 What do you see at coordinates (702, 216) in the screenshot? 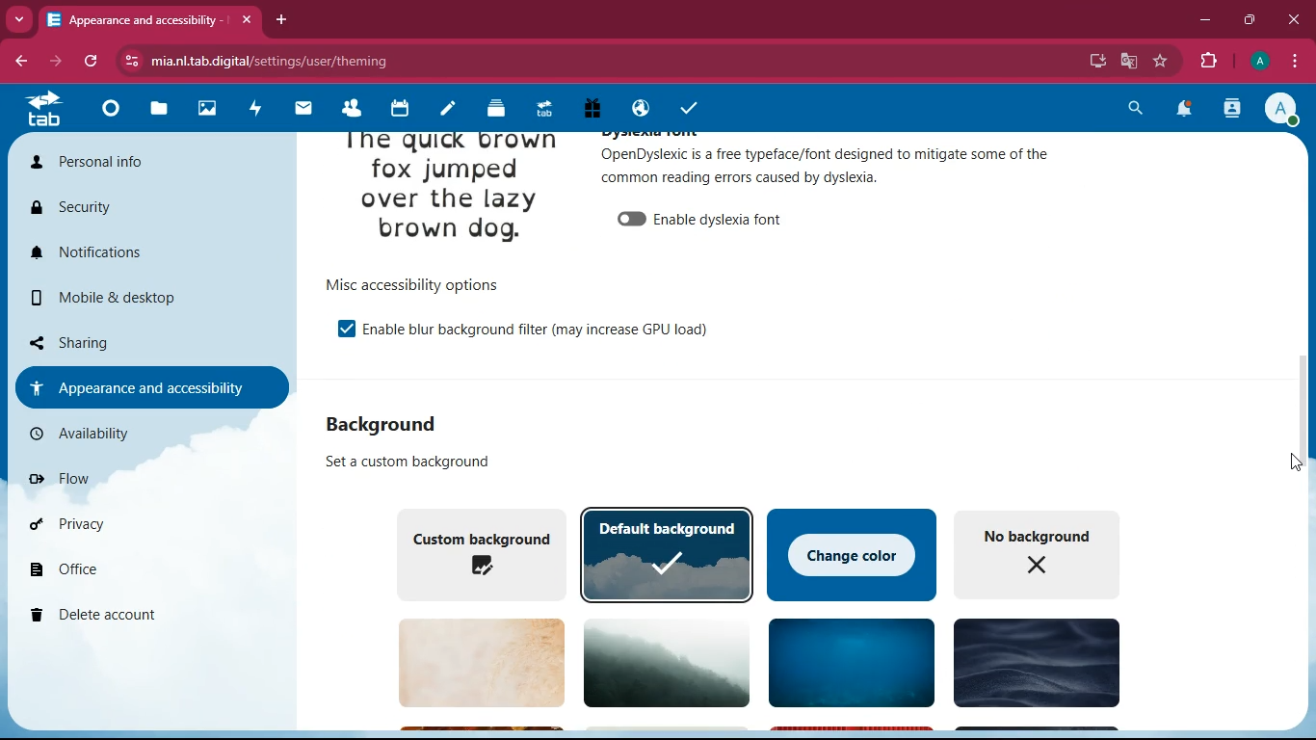
I see `enable` at bounding box center [702, 216].